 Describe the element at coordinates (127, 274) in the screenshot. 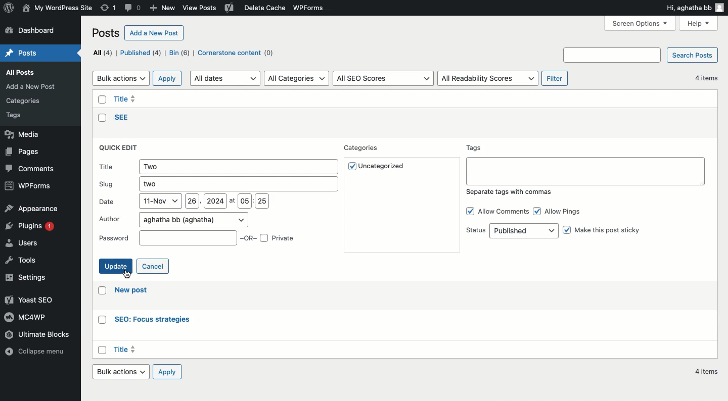

I see `cursor` at that location.